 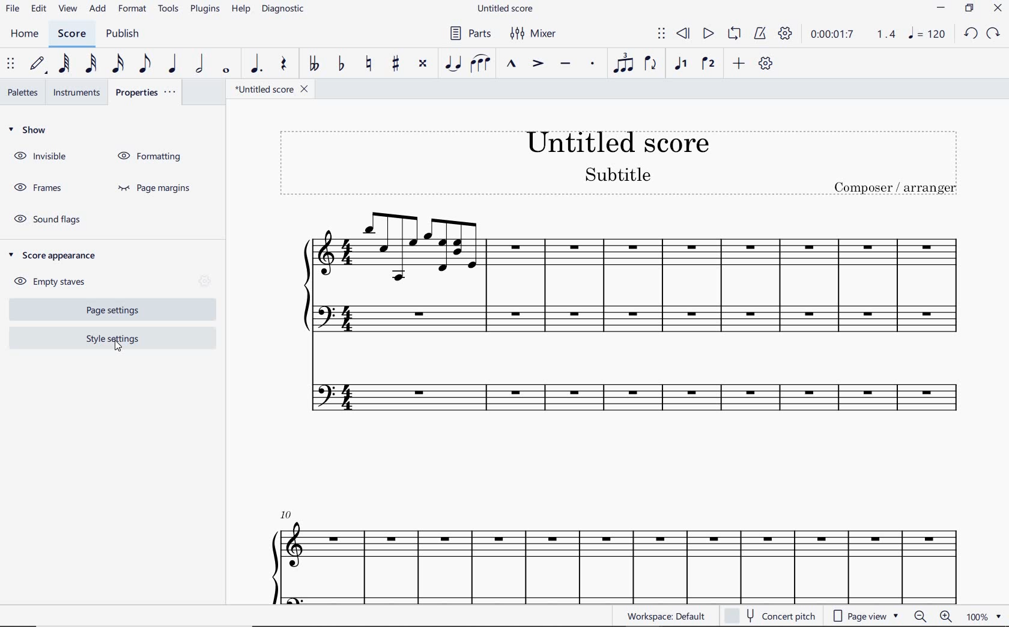 What do you see at coordinates (108, 310) in the screenshot?
I see `PAGE SETTINGS` at bounding box center [108, 310].